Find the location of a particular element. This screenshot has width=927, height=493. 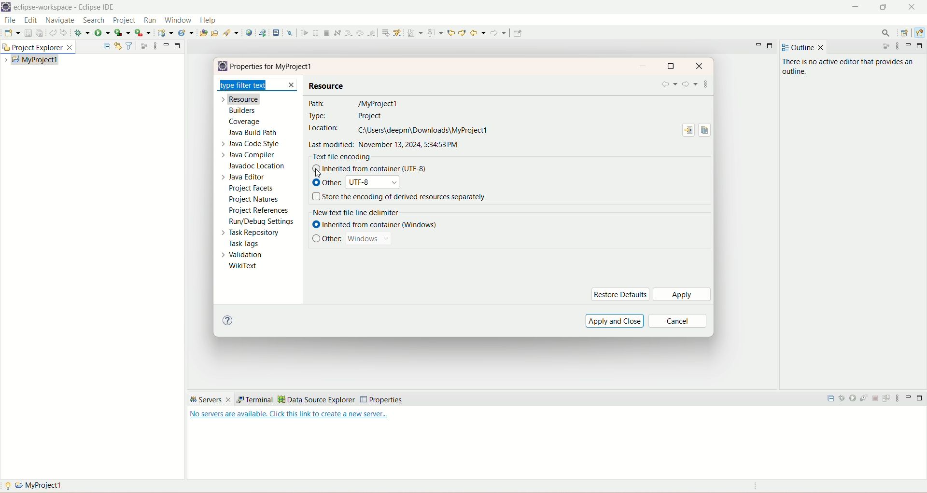

close is located at coordinates (700, 65).